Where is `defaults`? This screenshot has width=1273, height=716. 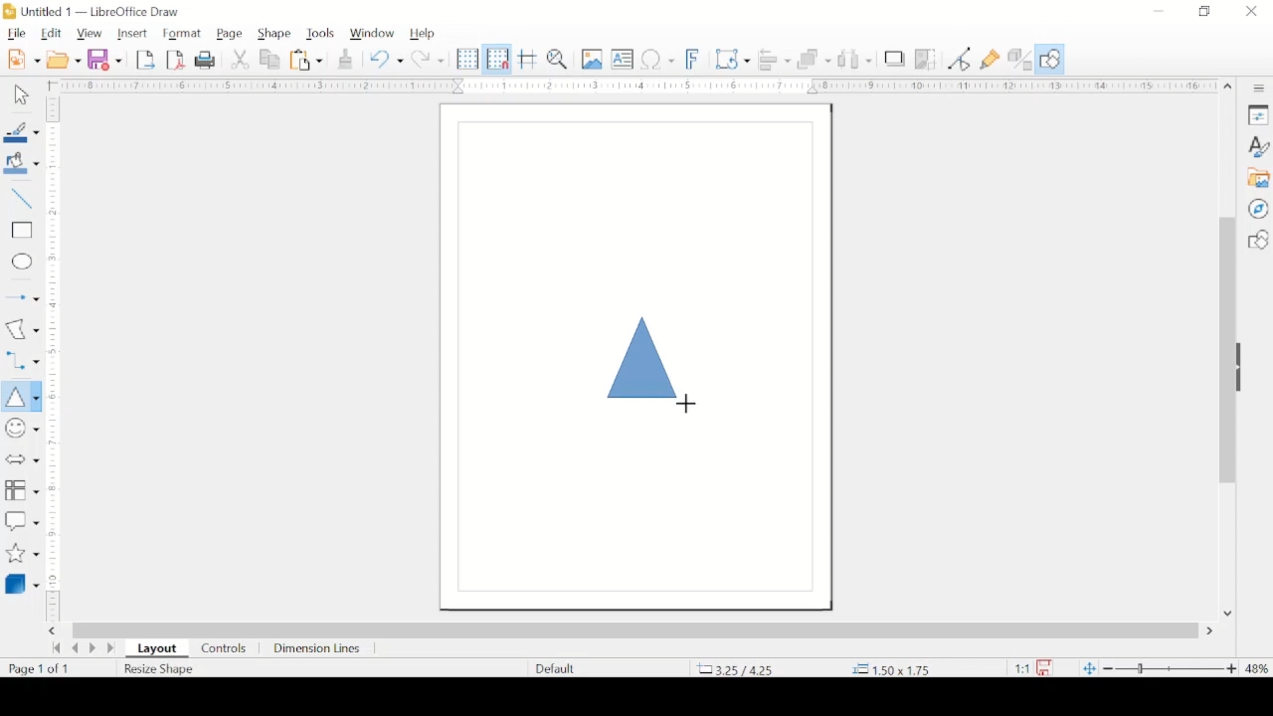 defaults is located at coordinates (554, 667).